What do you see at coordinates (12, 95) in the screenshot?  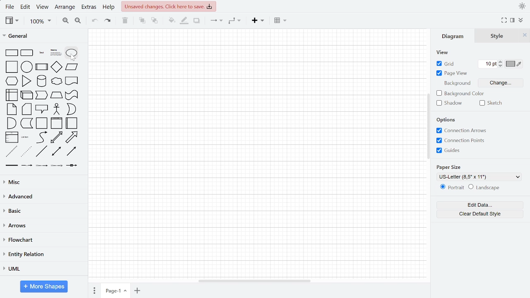 I see `internal storage` at bounding box center [12, 95].